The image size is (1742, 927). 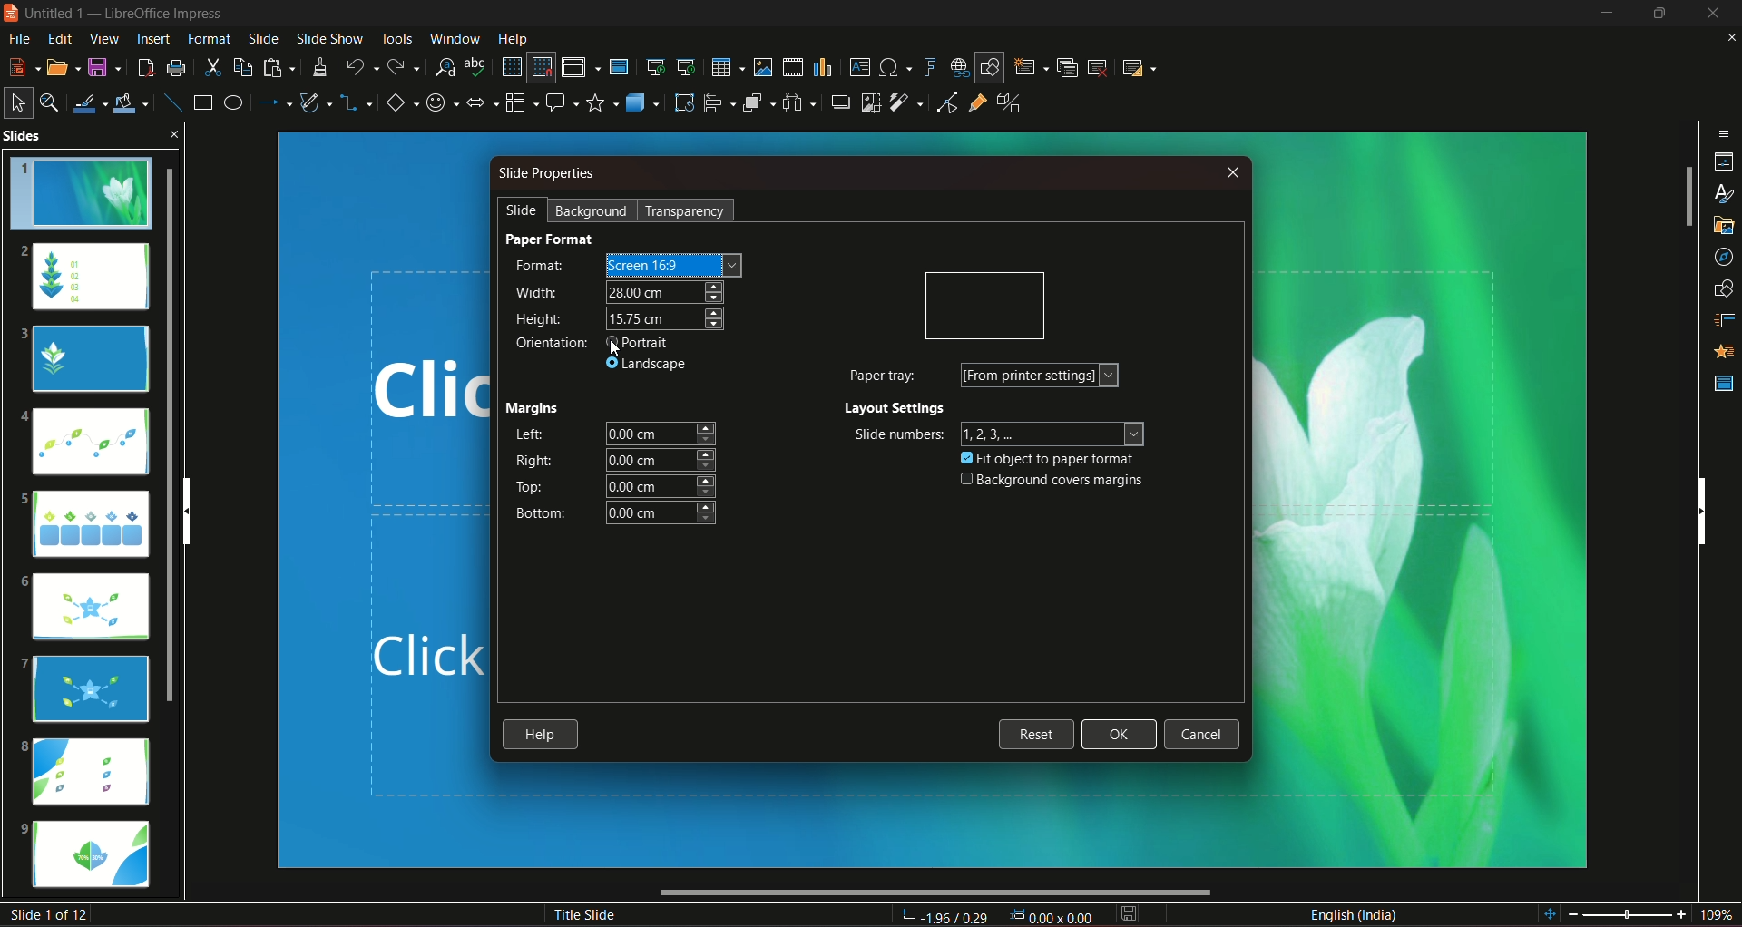 I want to click on navigator, so click(x=1721, y=257).